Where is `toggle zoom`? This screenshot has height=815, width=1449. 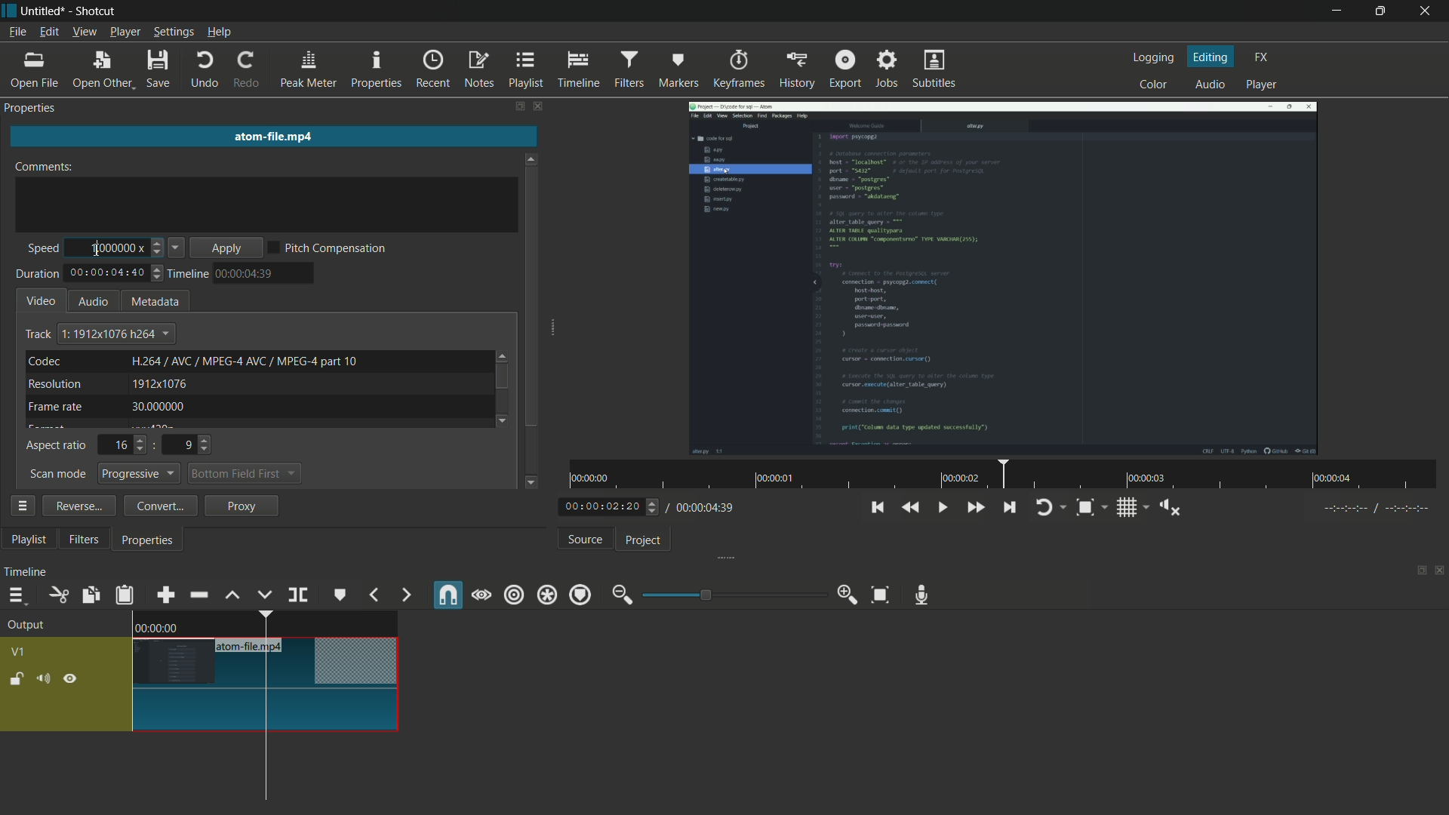 toggle zoom is located at coordinates (1088, 507).